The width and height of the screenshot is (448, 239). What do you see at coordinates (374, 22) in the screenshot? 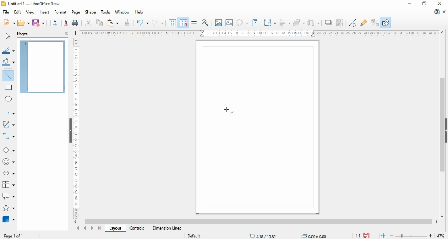
I see `toggle extrusions` at bounding box center [374, 22].